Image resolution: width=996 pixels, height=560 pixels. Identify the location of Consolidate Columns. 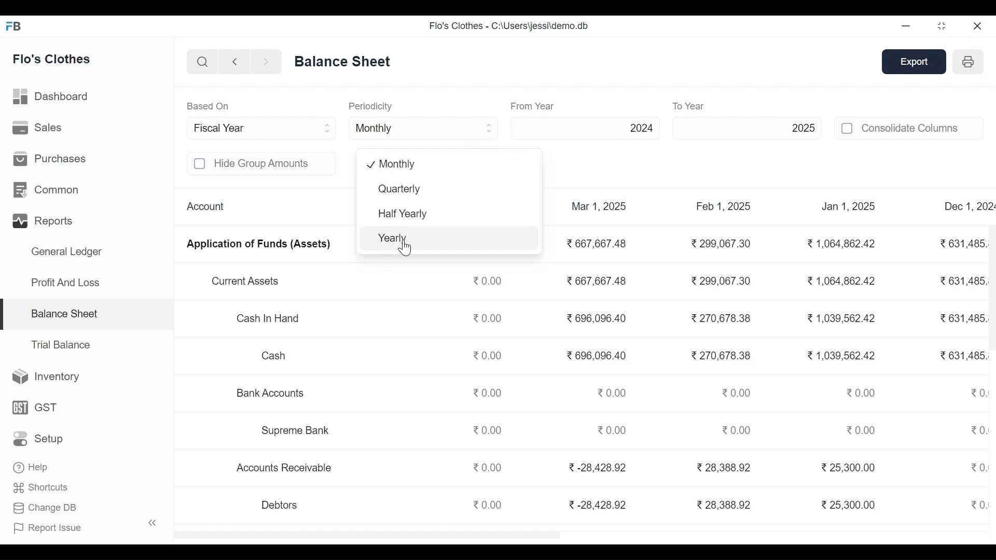
(922, 128).